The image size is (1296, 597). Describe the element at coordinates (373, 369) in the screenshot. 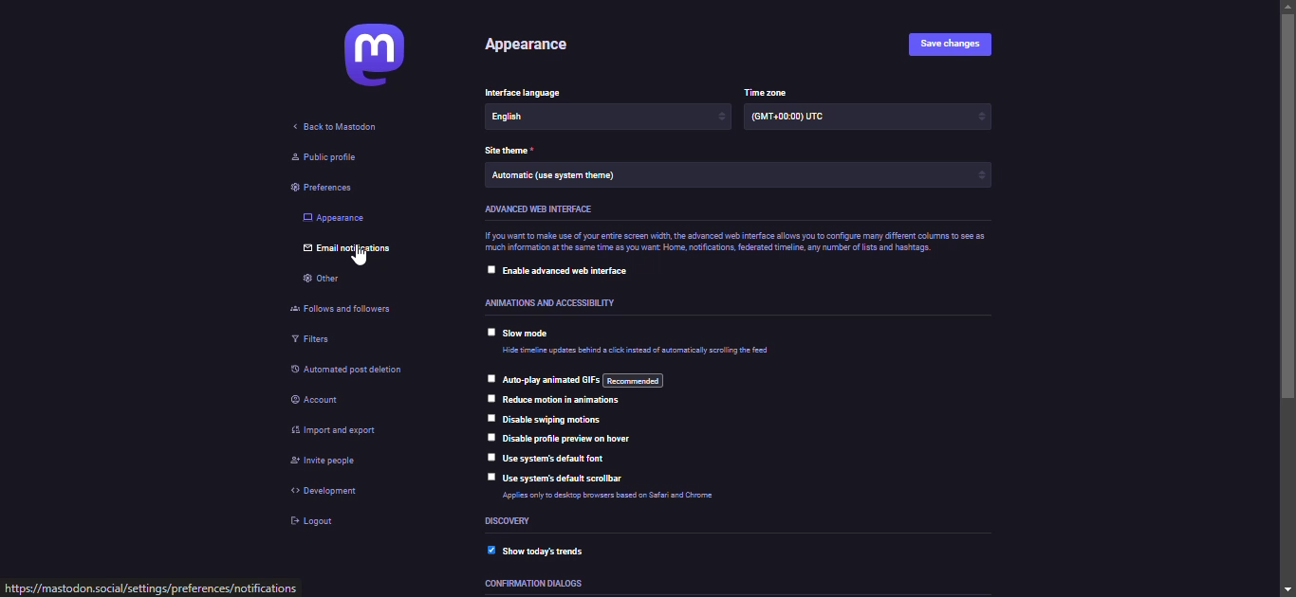

I see `automated post deletion` at that location.